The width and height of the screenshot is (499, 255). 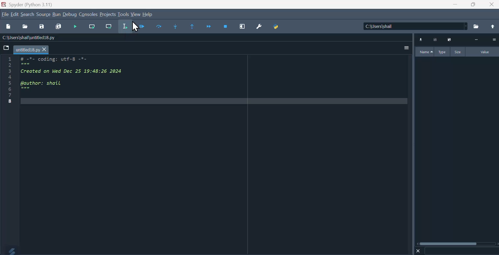 What do you see at coordinates (136, 27) in the screenshot?
I see `Close` at bounding box center [136, 27].